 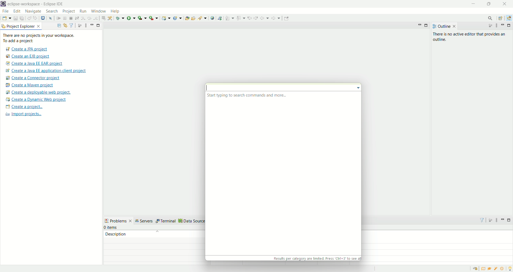 I want to click on previous annotation, so click(x=240, y=18).